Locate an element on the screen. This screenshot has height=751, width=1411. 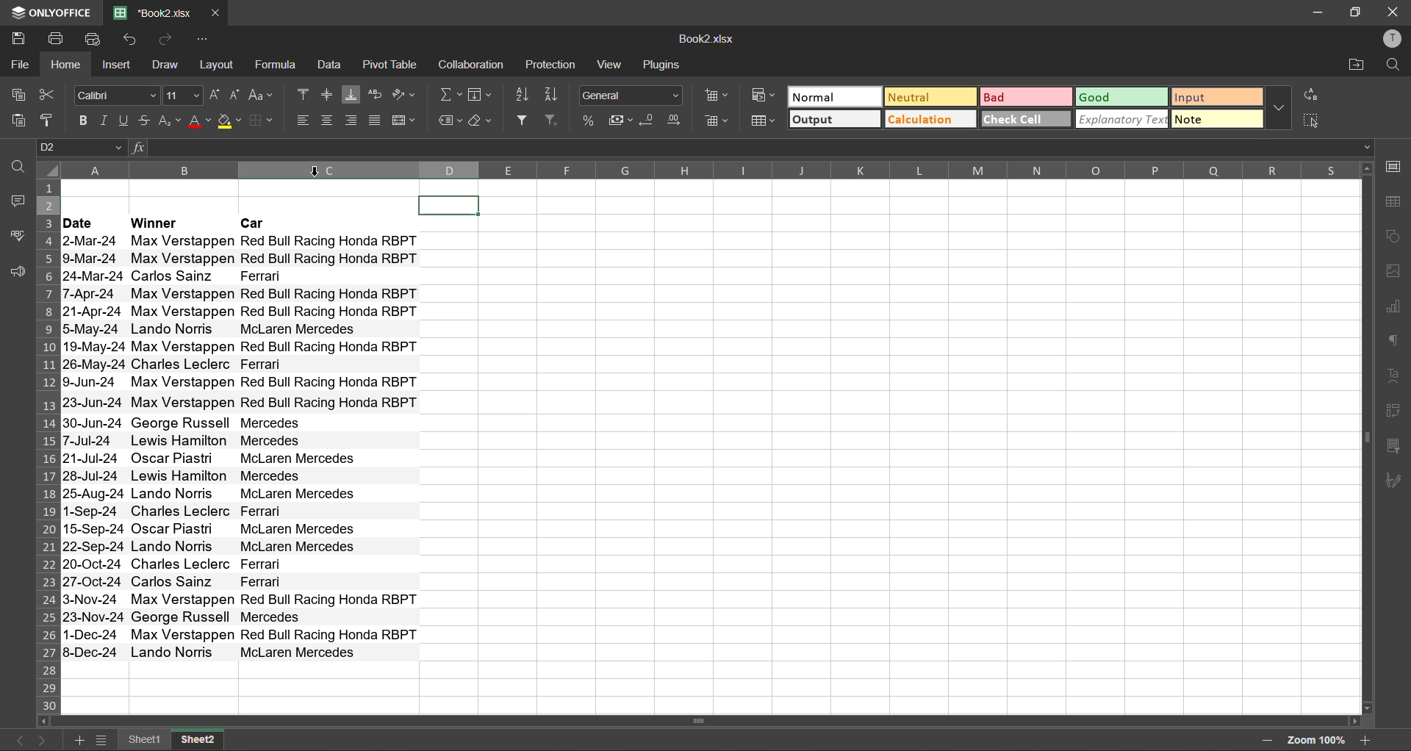
number format  is located at coordinates (629, 96).